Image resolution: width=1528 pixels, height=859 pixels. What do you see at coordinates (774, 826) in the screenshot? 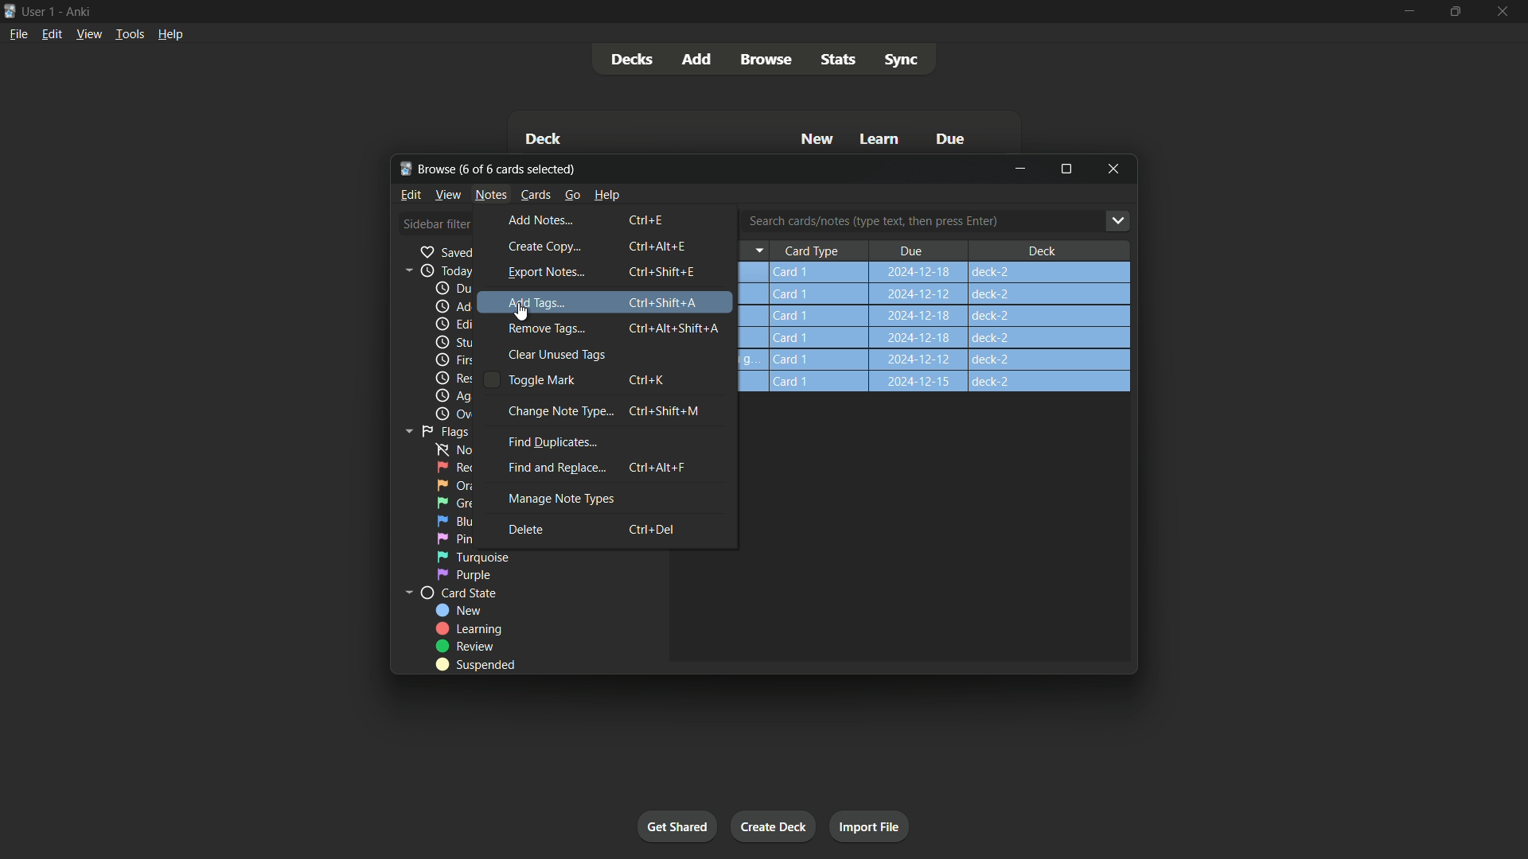
I see `Create deck` at bounding box center [774, 826].